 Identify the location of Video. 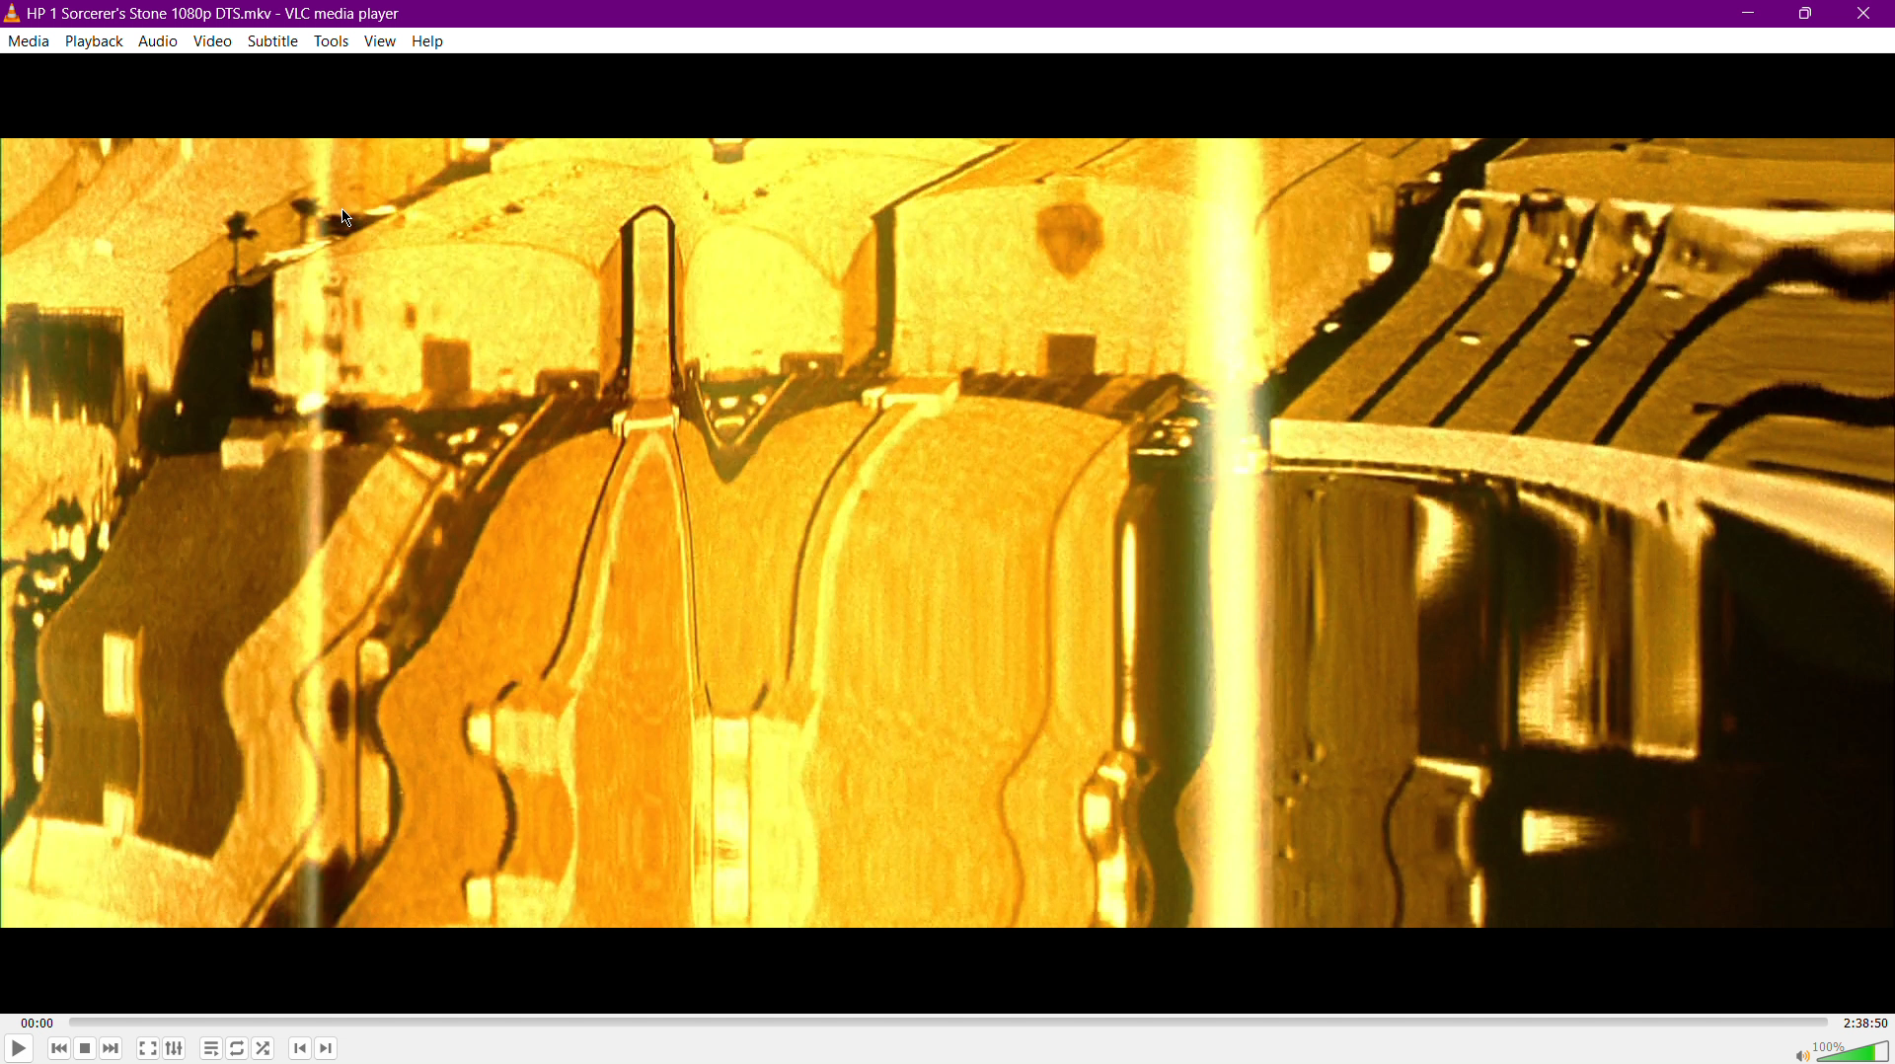
(948, 535).